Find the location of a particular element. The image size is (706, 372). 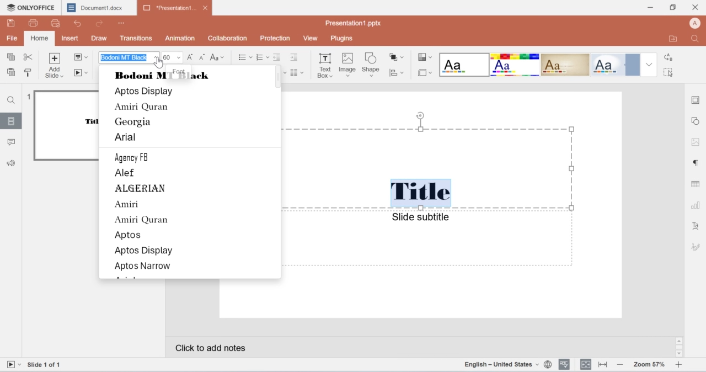

canvas is located at coordinates (451, 205).